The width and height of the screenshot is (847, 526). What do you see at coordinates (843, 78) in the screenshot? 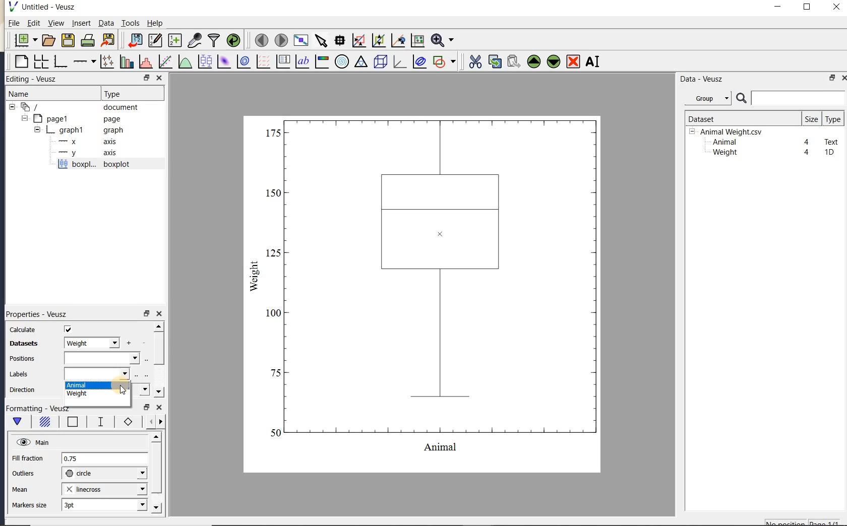
I see `close` at bounding box center [843, 78].